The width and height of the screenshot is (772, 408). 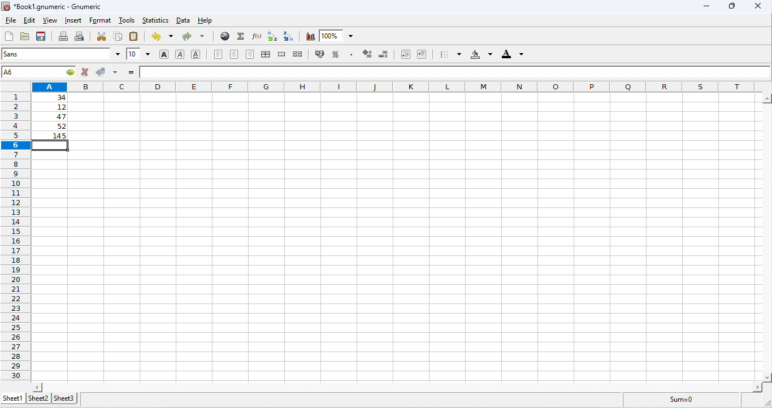 What do you see at coordinates (135, 36) in the screenshot?
I see `paste` at bounding box center [135, 36].